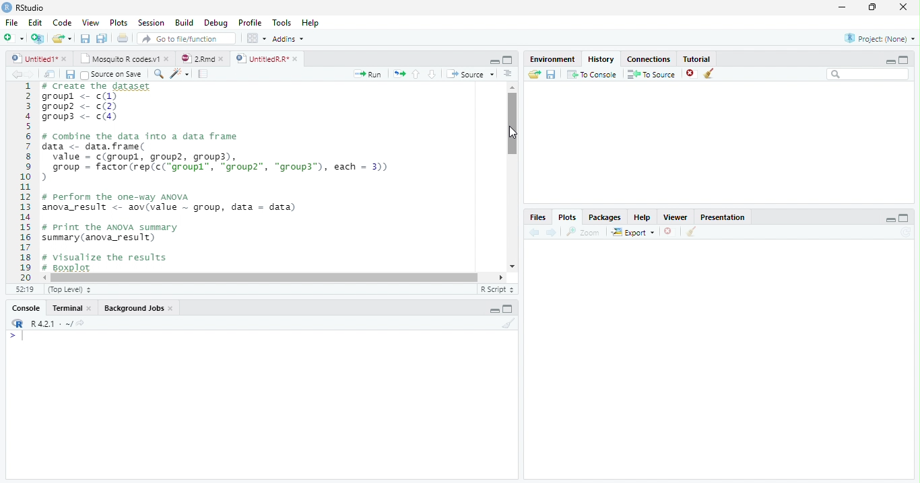 This screenshot has height=483, width=920. I want to click on Tutorial, so click(698, 58).